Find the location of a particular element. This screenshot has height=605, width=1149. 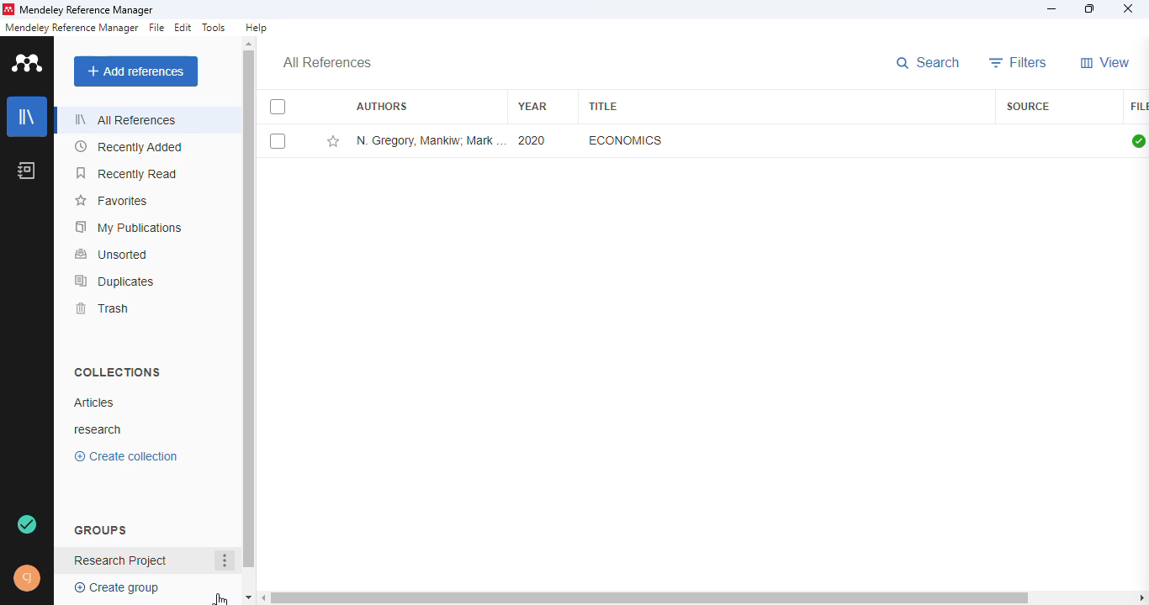

duplicates is located at coordinates (116, 281).